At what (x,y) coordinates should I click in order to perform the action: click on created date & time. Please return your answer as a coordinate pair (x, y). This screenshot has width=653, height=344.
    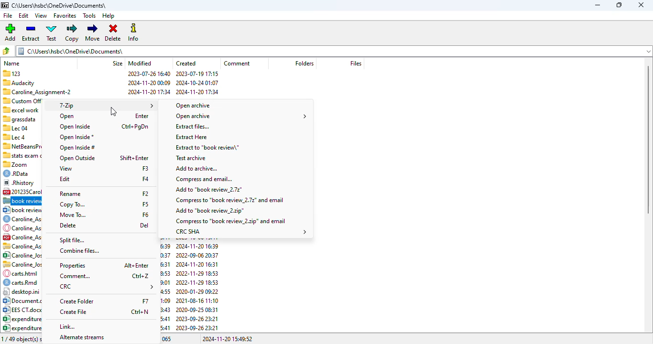
    Looking at the image, I should click on (197, 84).